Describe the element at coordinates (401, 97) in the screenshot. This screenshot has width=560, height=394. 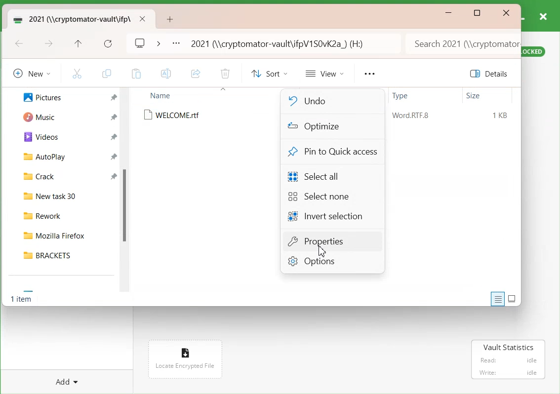
I see `Type` at that location.